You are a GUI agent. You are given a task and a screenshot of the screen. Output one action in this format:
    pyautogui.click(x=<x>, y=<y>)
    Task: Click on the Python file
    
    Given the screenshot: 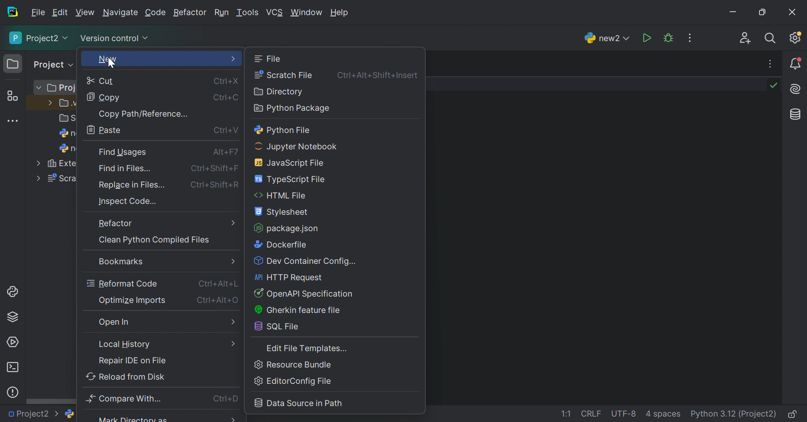 What is the action you would take?
    pyautogui.click(x=285, y=130)
    